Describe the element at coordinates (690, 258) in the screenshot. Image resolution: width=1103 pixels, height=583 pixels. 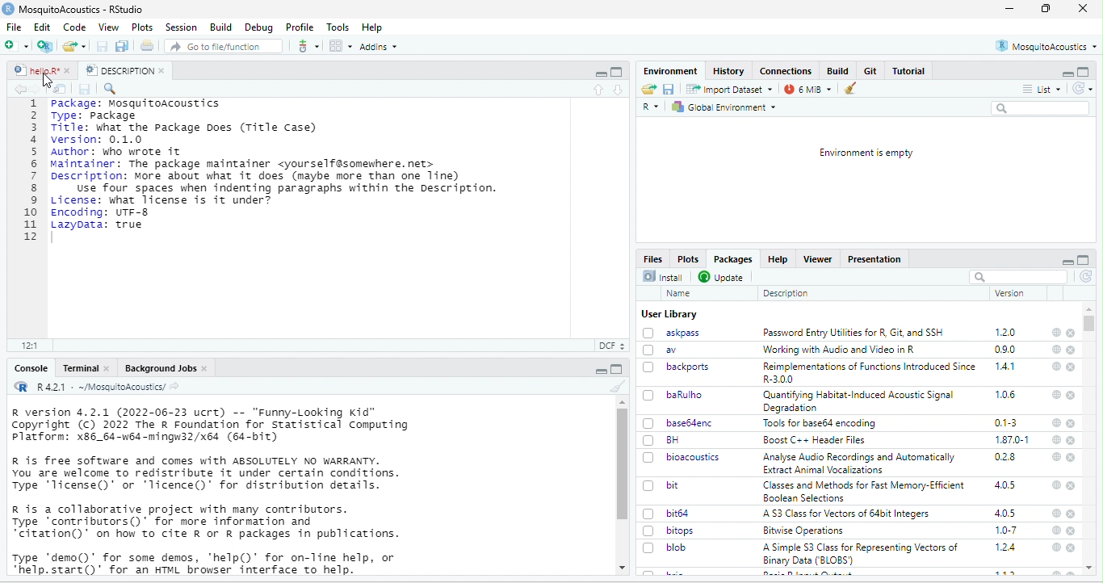
I see `Plots` at that location.